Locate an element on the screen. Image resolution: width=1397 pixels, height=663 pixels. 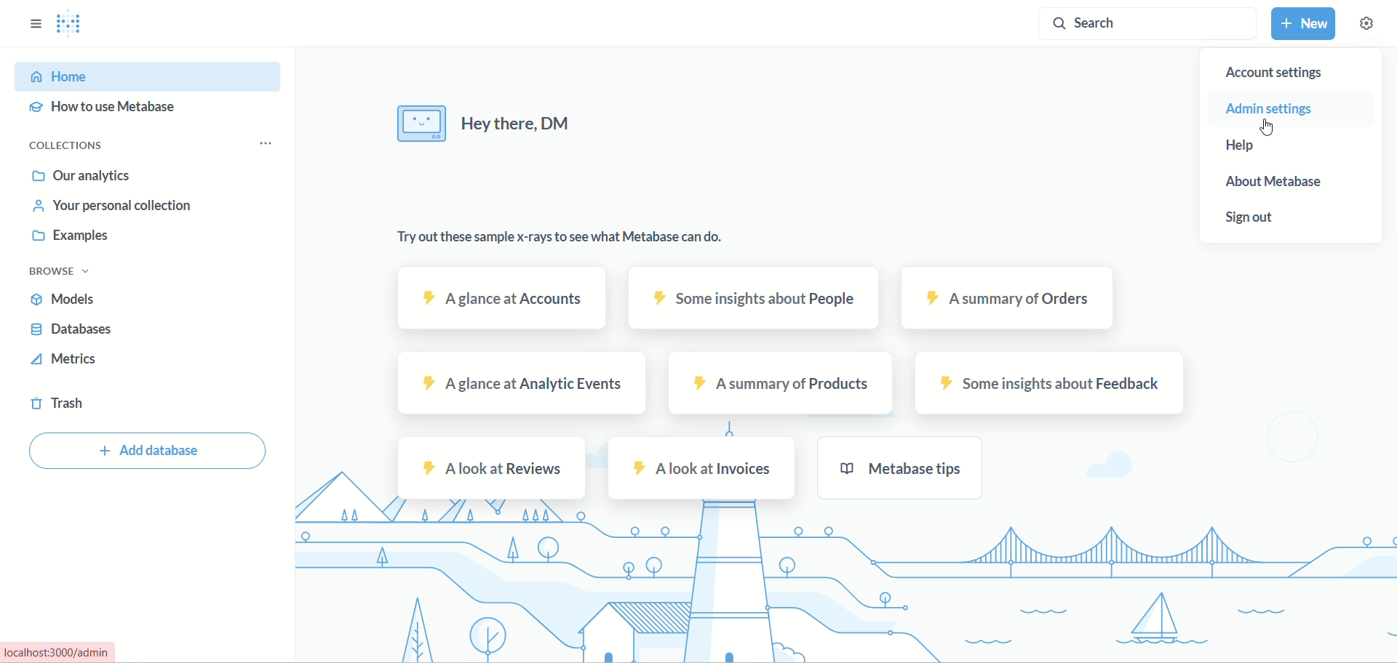
databases is located at coordinates (73, 329).